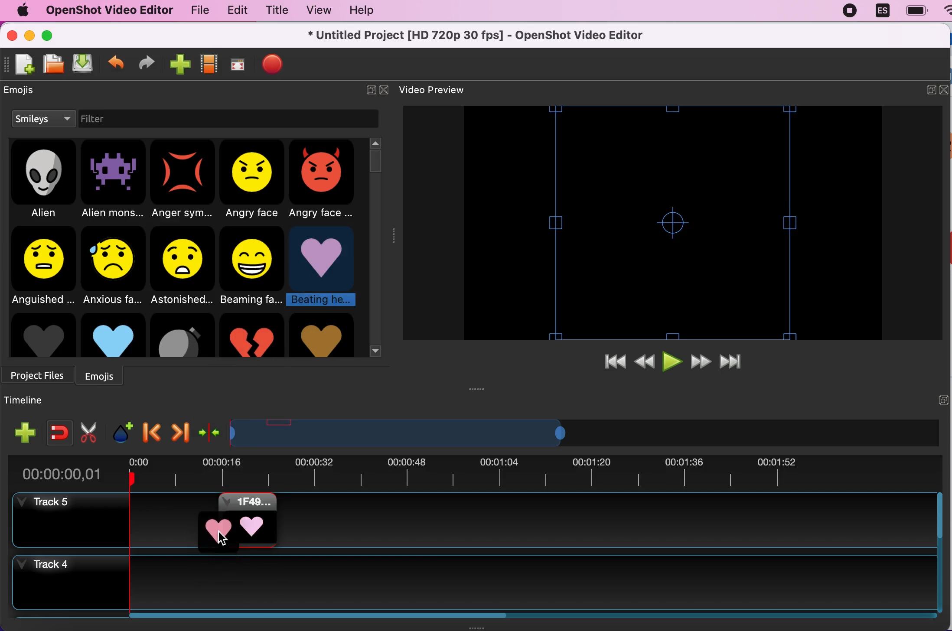 Image resolution: width=952 pixels, height=631 pixels. Describe the element at coordinates (116, 60) in the screenshot. I see `undo` at that location.